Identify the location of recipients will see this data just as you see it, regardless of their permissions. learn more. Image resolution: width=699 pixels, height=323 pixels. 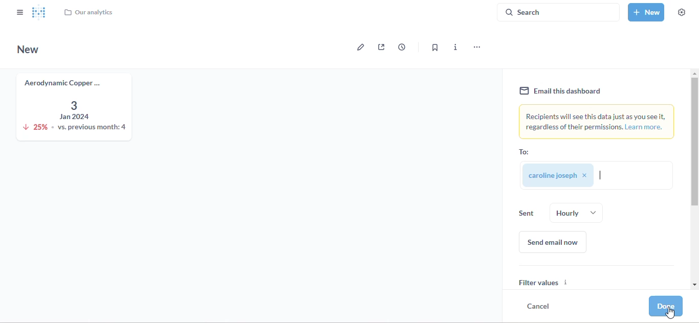
(597, 122).